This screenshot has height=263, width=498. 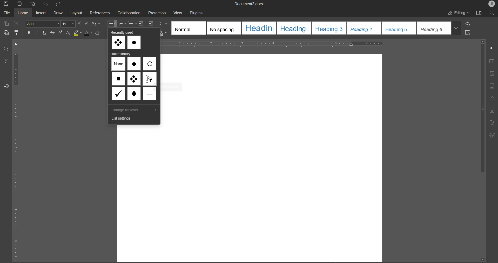 What do you see at coordinates (19, 33) in the screenshot?
I see `Copy Style` at bounding box center [19, 33].